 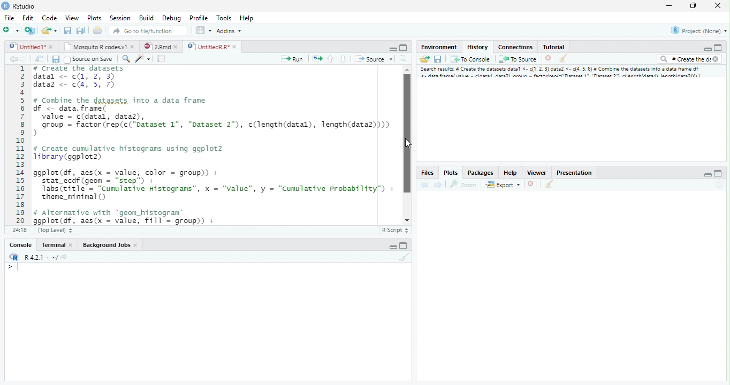 I want to click on Save, so click(x=67, y=30).